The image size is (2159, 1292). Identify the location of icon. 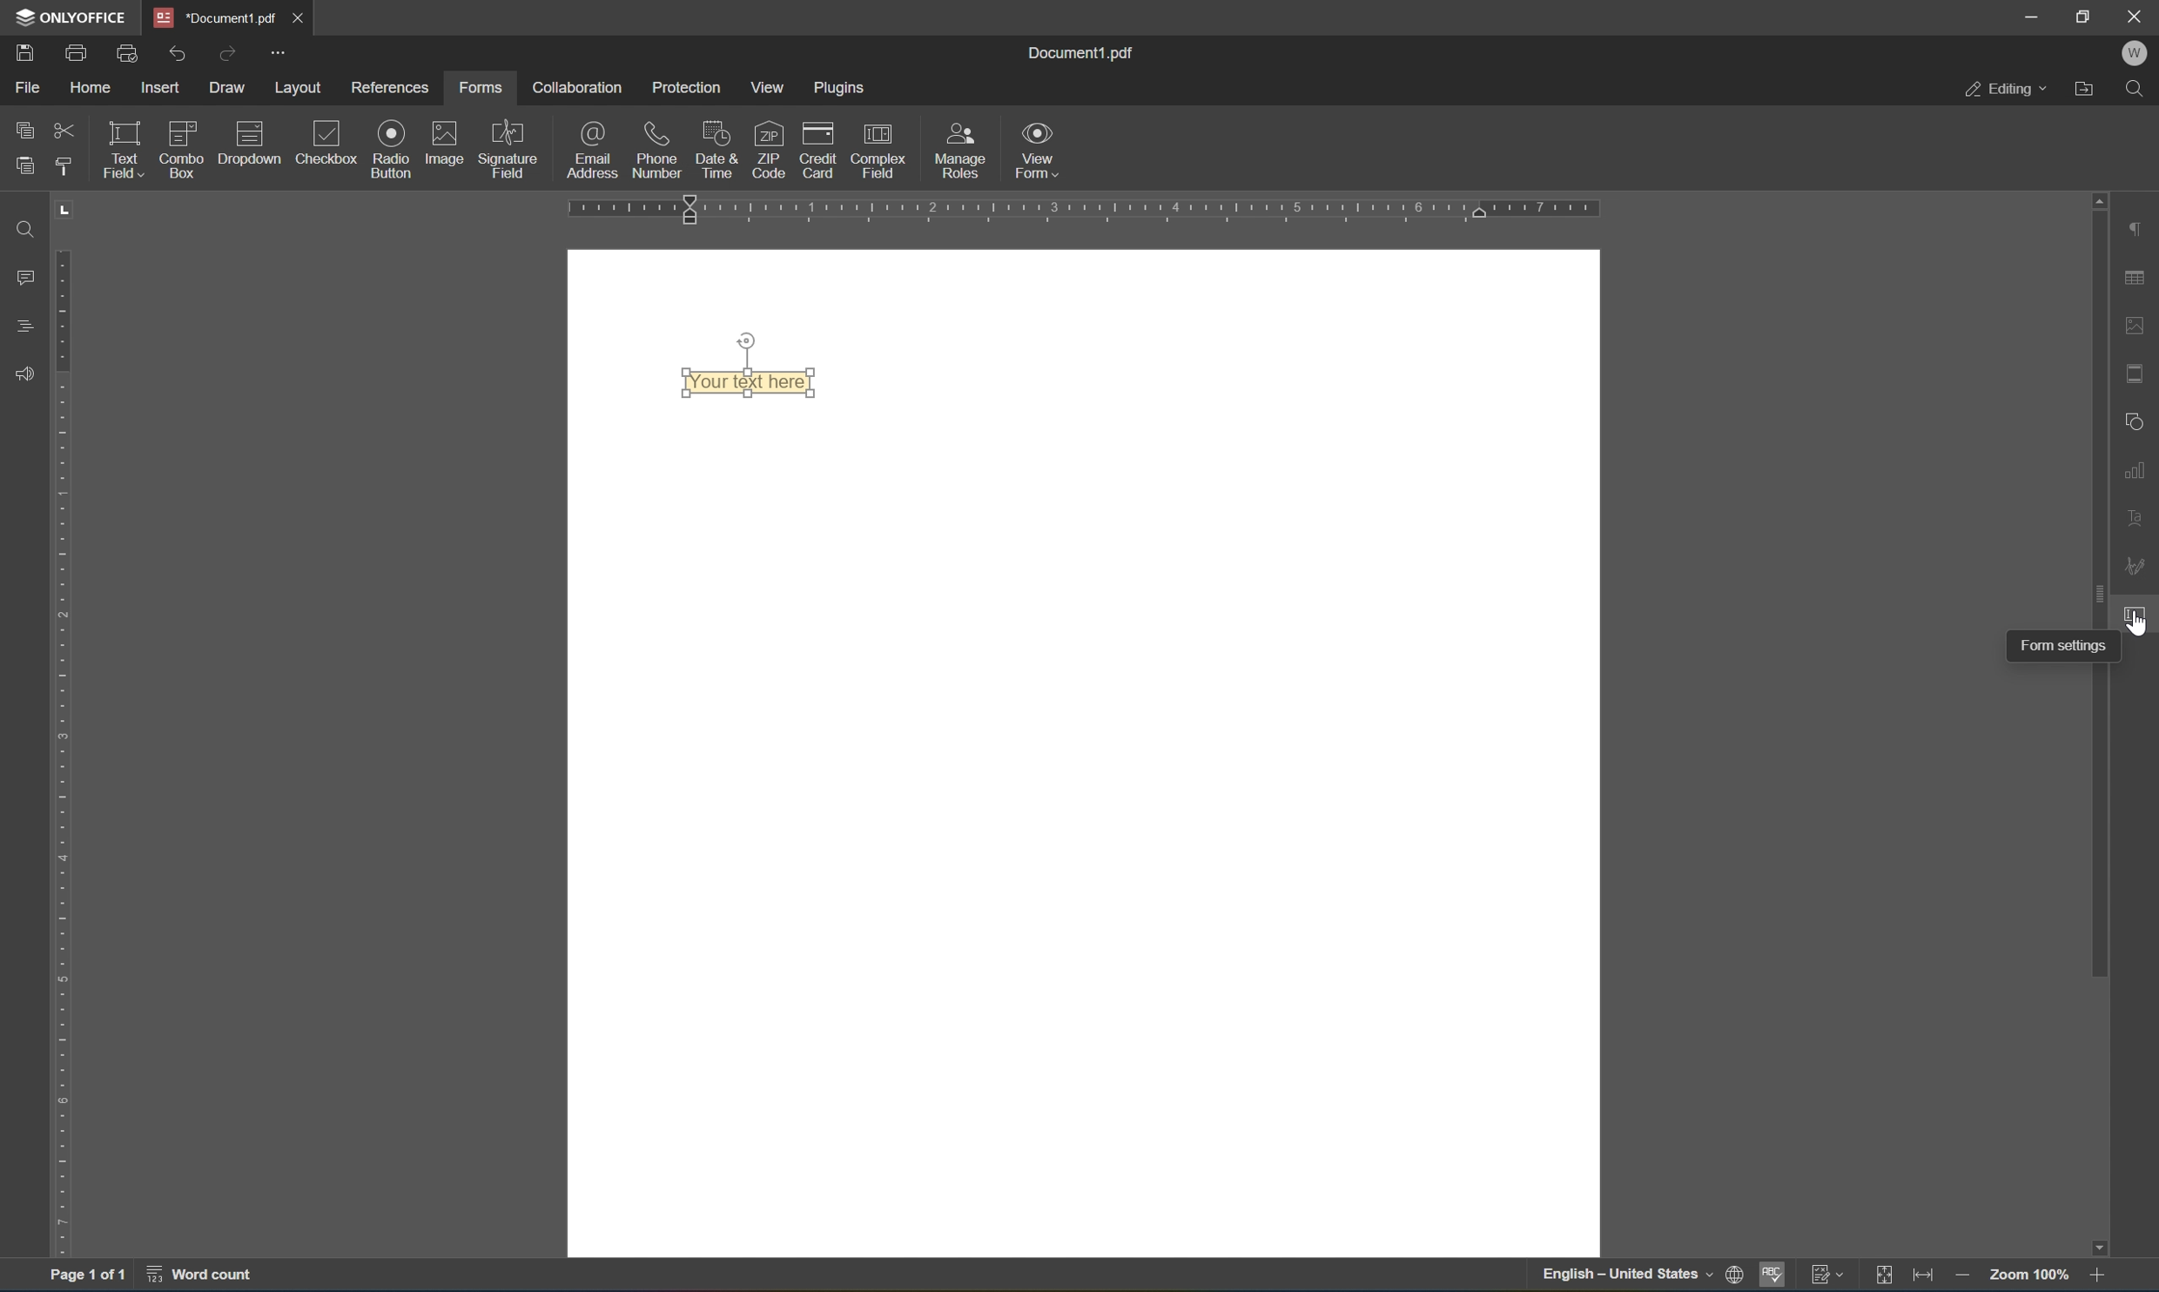
(257, 133).